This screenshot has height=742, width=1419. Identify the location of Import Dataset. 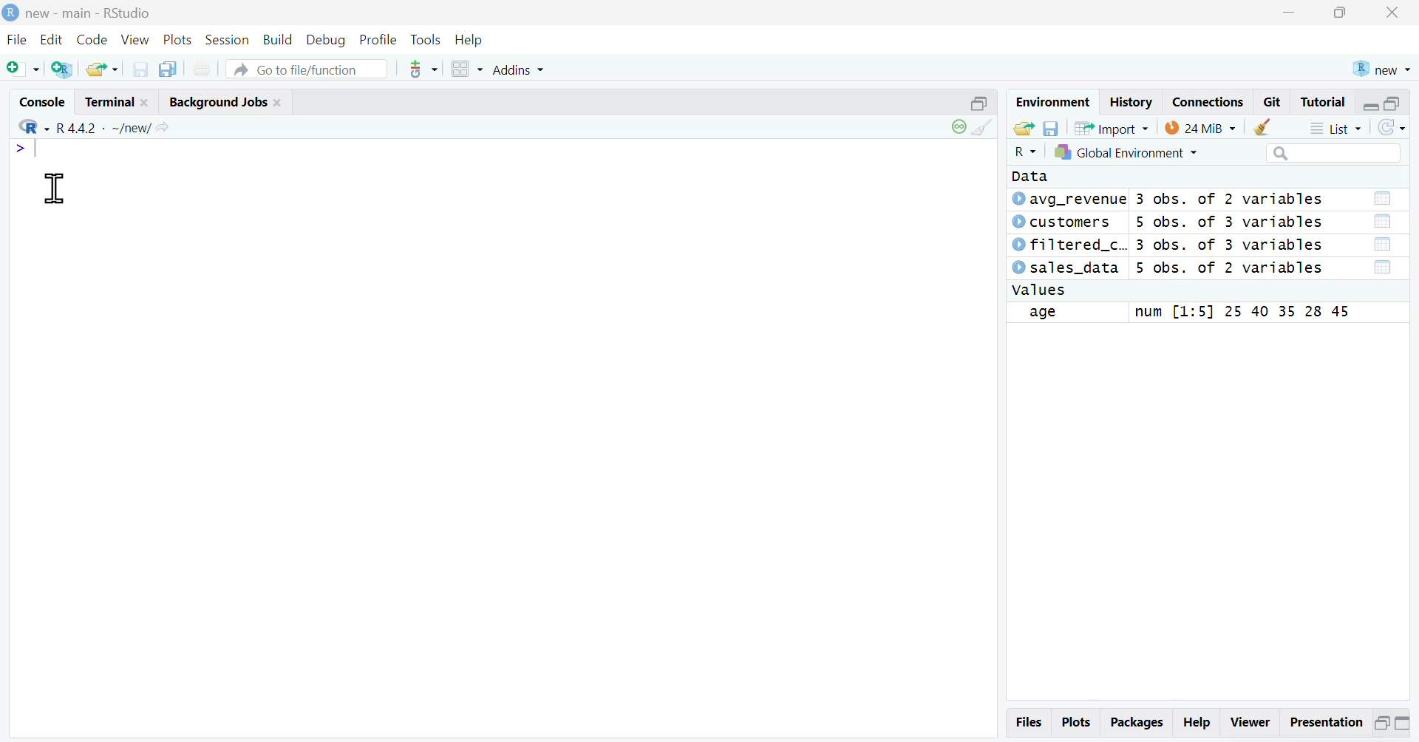
(1113, 129).